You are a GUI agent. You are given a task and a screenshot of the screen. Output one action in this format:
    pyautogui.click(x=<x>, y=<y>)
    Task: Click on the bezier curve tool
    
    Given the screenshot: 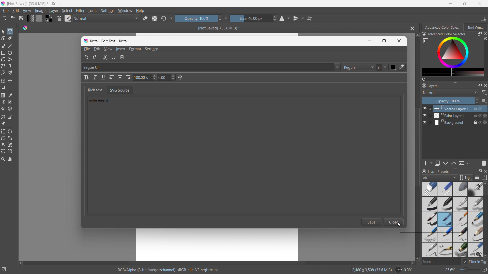 What is the action you would take?
    pyautogui.click(x=3, y=66)
    